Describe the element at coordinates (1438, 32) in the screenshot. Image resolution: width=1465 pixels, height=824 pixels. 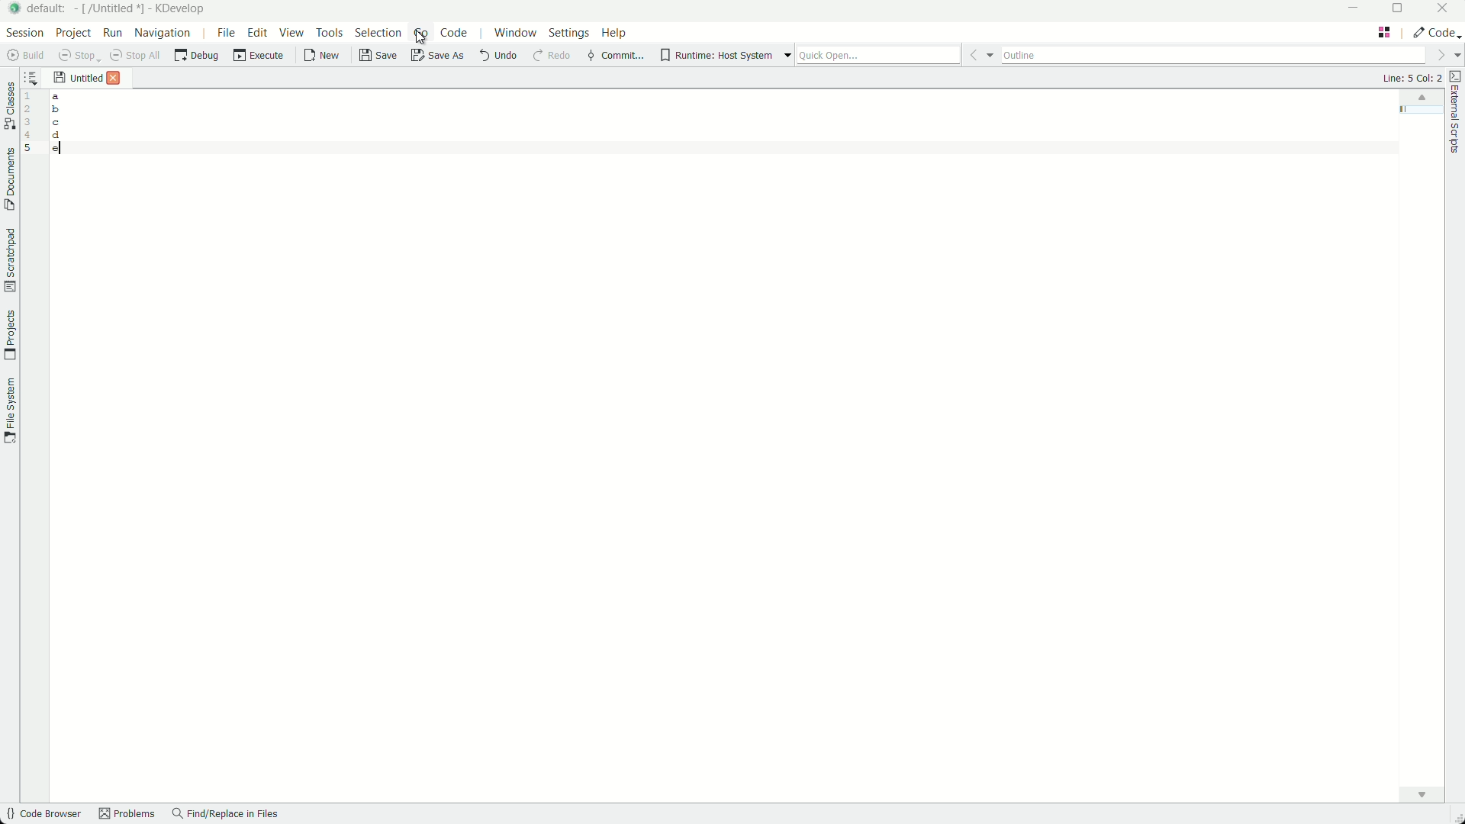
I see `execute actions to change the area` at that location.